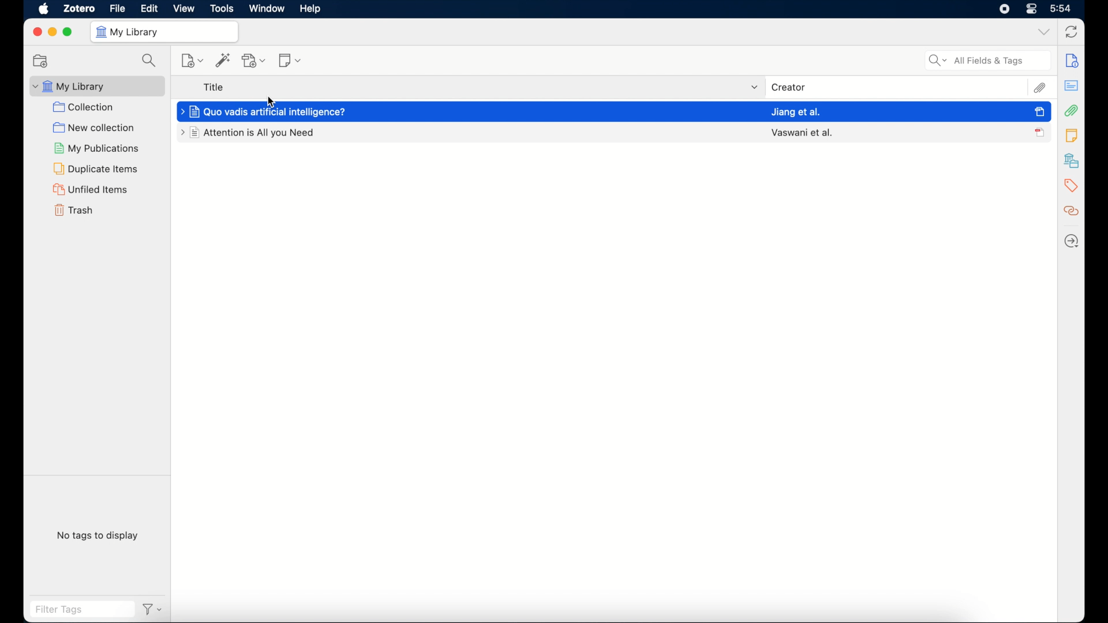 The height and width of the screenshot is (623, 1108). Describe the element at coordinates (36, 31) in the screenshot. I see `close` at that location.